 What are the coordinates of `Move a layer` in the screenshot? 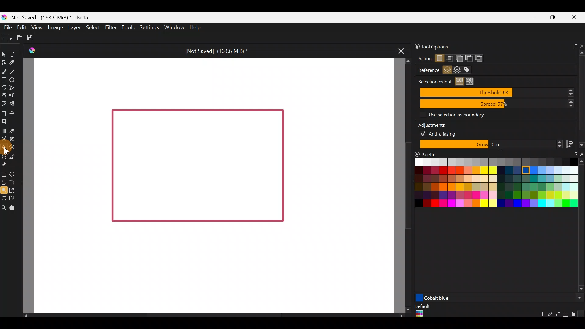 It's located at (14, 113).